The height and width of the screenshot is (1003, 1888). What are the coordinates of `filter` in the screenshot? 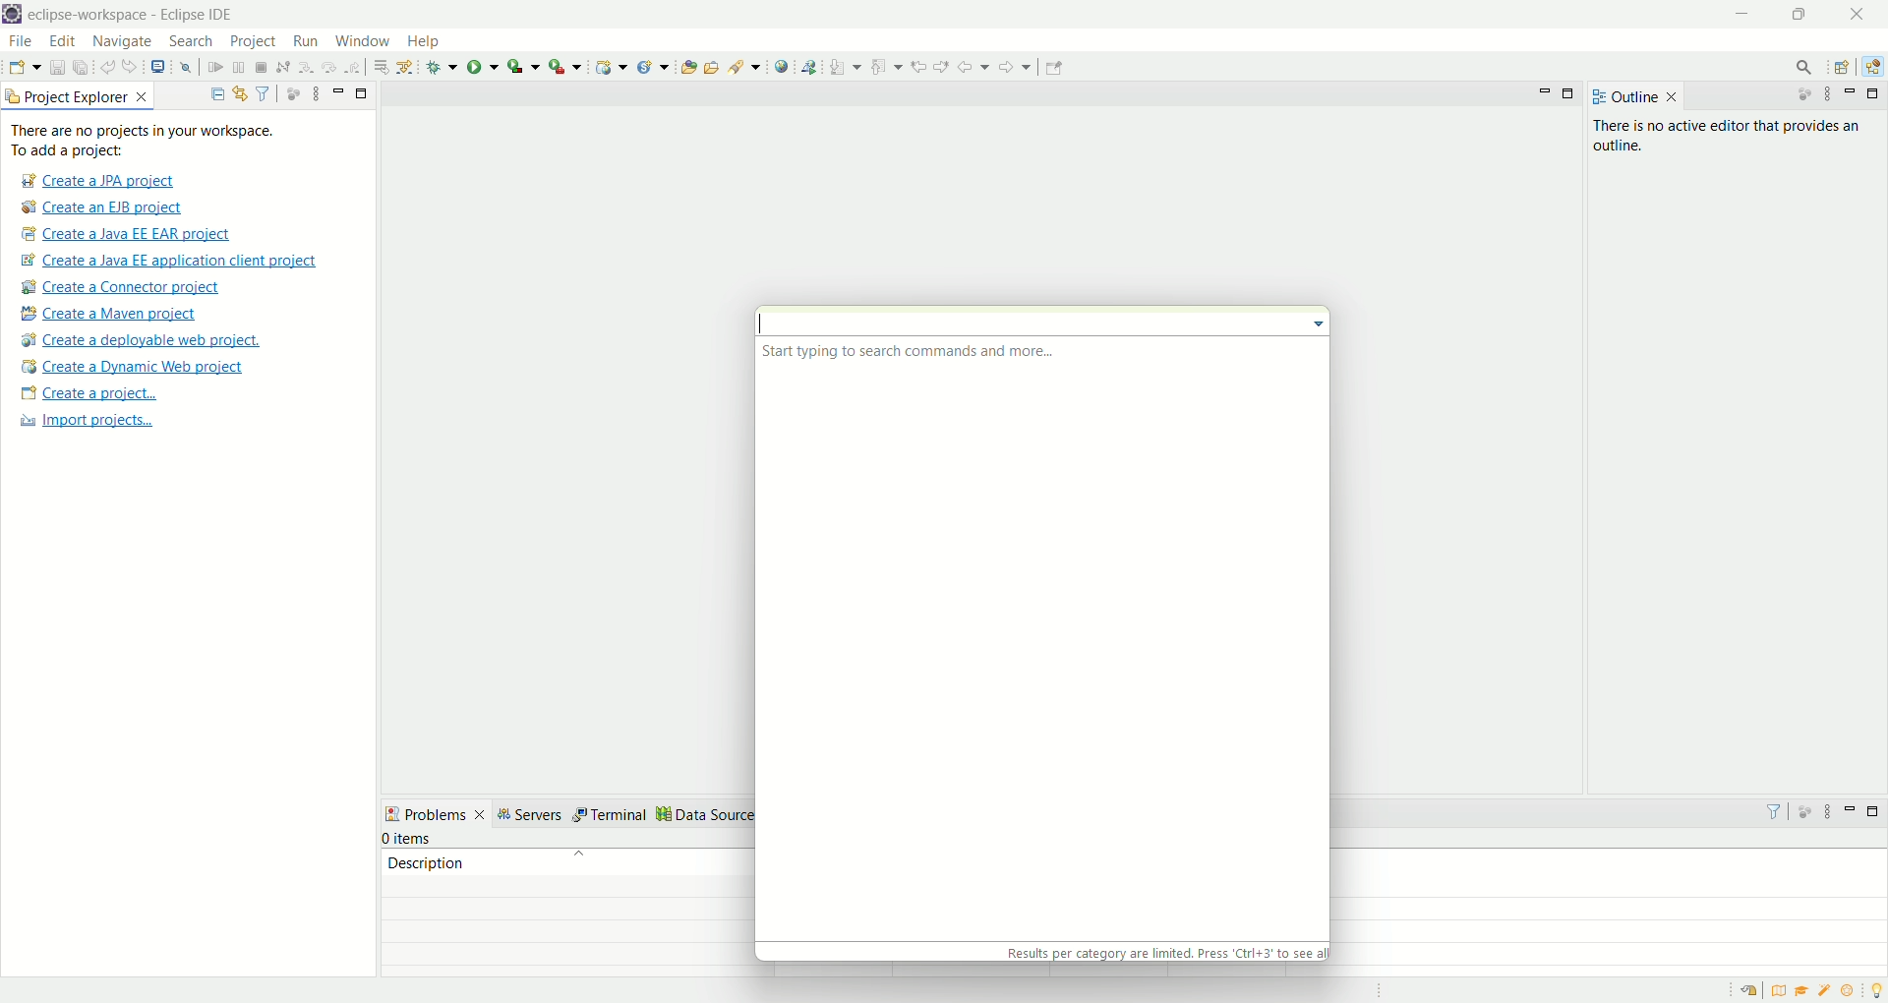 It's located at (261, 91).